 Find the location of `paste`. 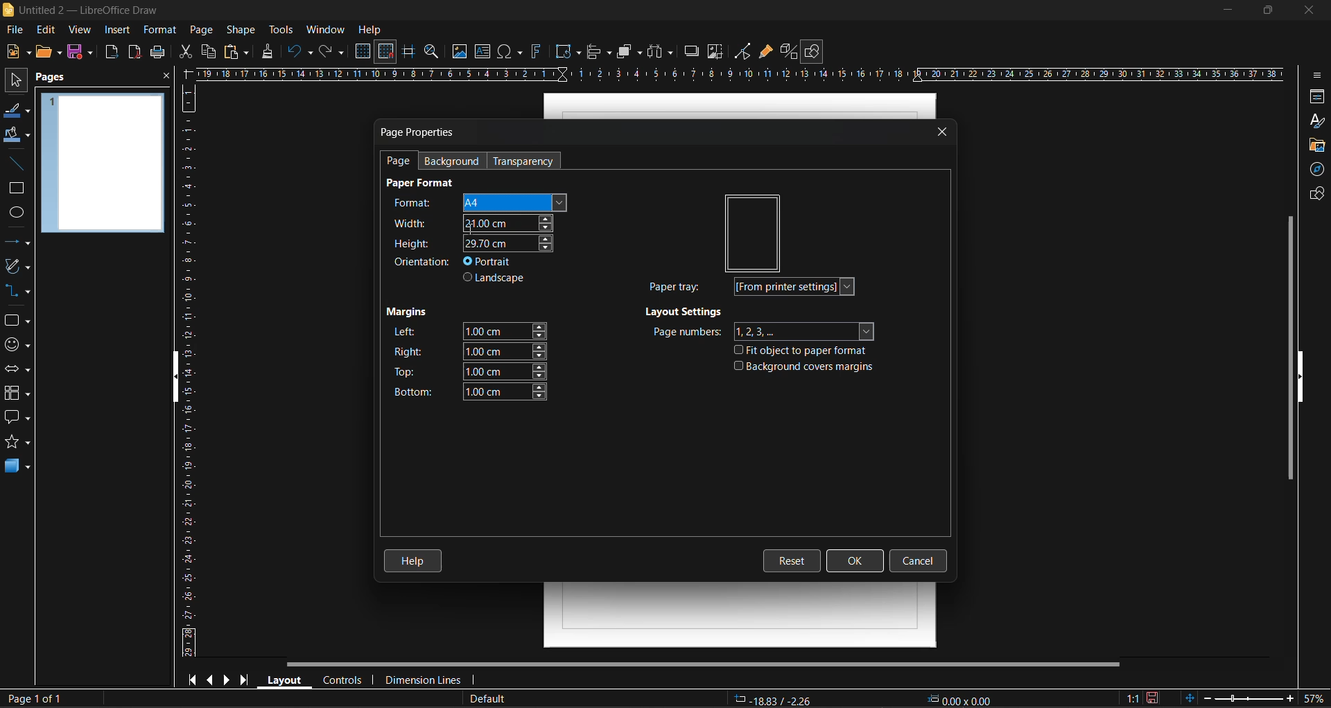

paste is located at coordinates (235, 53).